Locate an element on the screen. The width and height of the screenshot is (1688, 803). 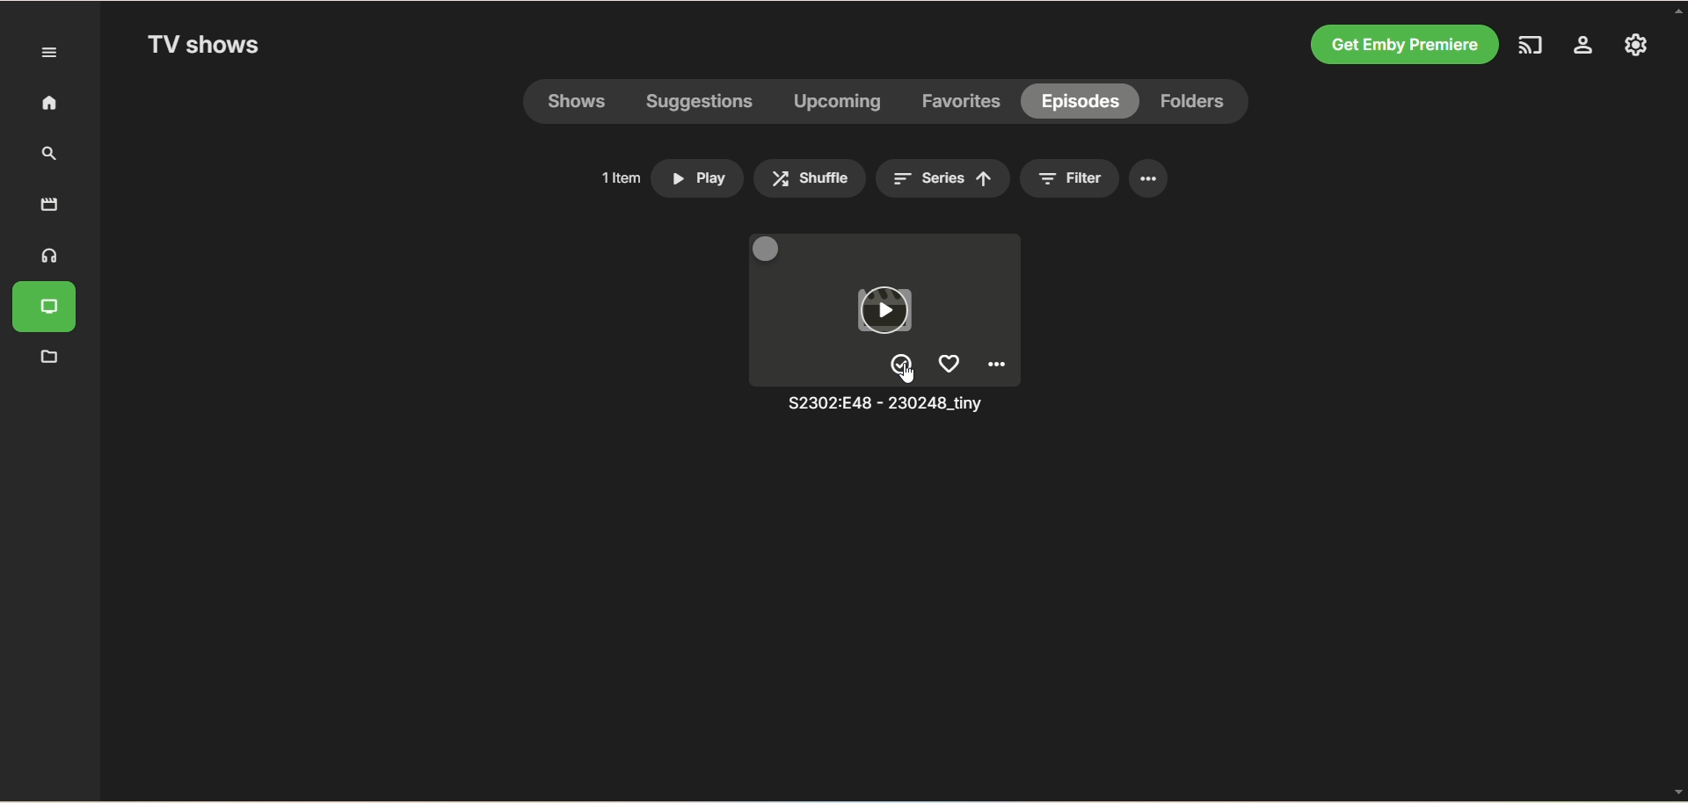
metadata manager is located at coordinates (47, 358).